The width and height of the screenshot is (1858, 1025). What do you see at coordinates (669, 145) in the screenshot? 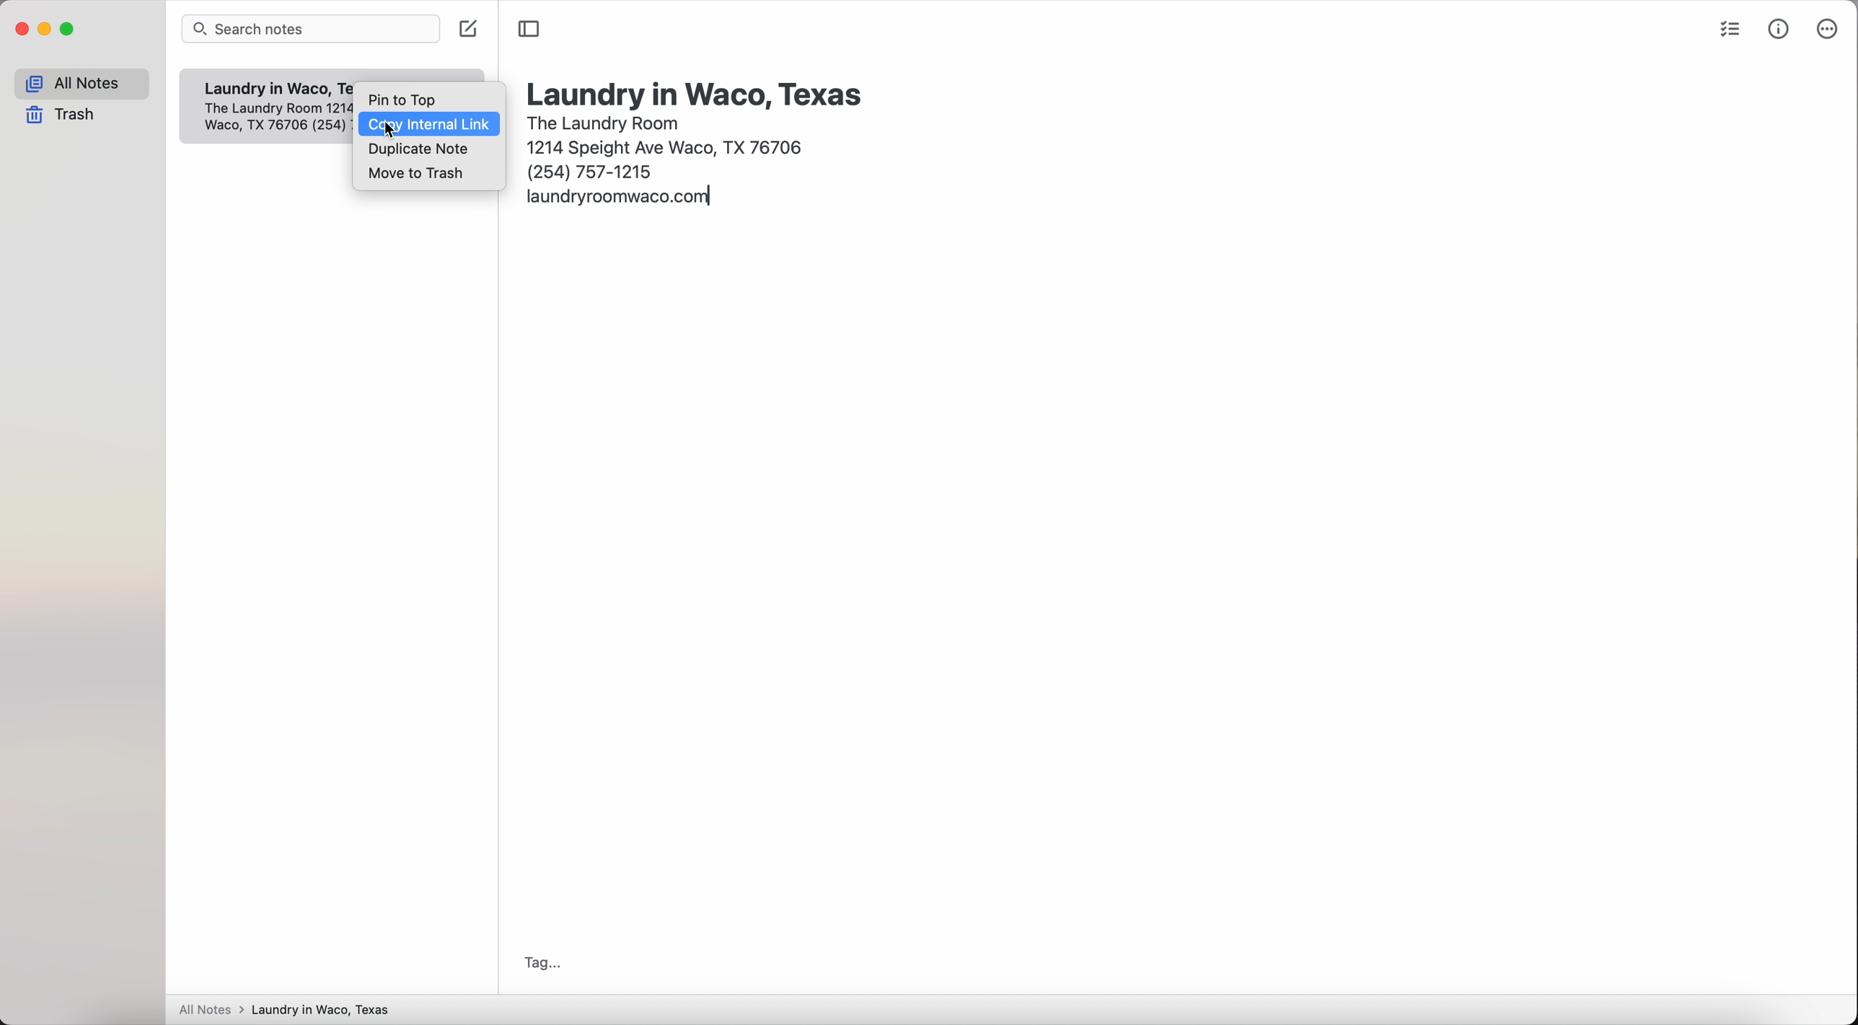
I see `1214 Speight Ave Waco, TX 76706` at bounding box center [669, 145].